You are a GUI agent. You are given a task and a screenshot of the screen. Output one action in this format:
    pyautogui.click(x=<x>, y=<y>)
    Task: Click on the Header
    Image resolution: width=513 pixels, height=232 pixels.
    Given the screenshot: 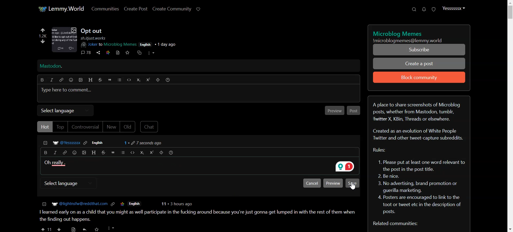 What is the action you would take?
    pyautogui.click(x=91, y=80)
    